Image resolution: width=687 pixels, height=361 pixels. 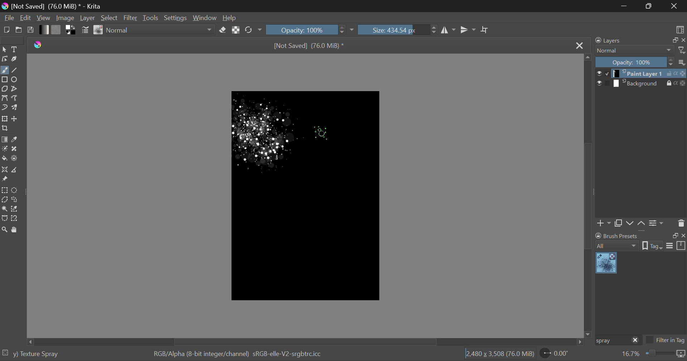 I want to click on Dynamic Brush, so click(x=4, y=107).